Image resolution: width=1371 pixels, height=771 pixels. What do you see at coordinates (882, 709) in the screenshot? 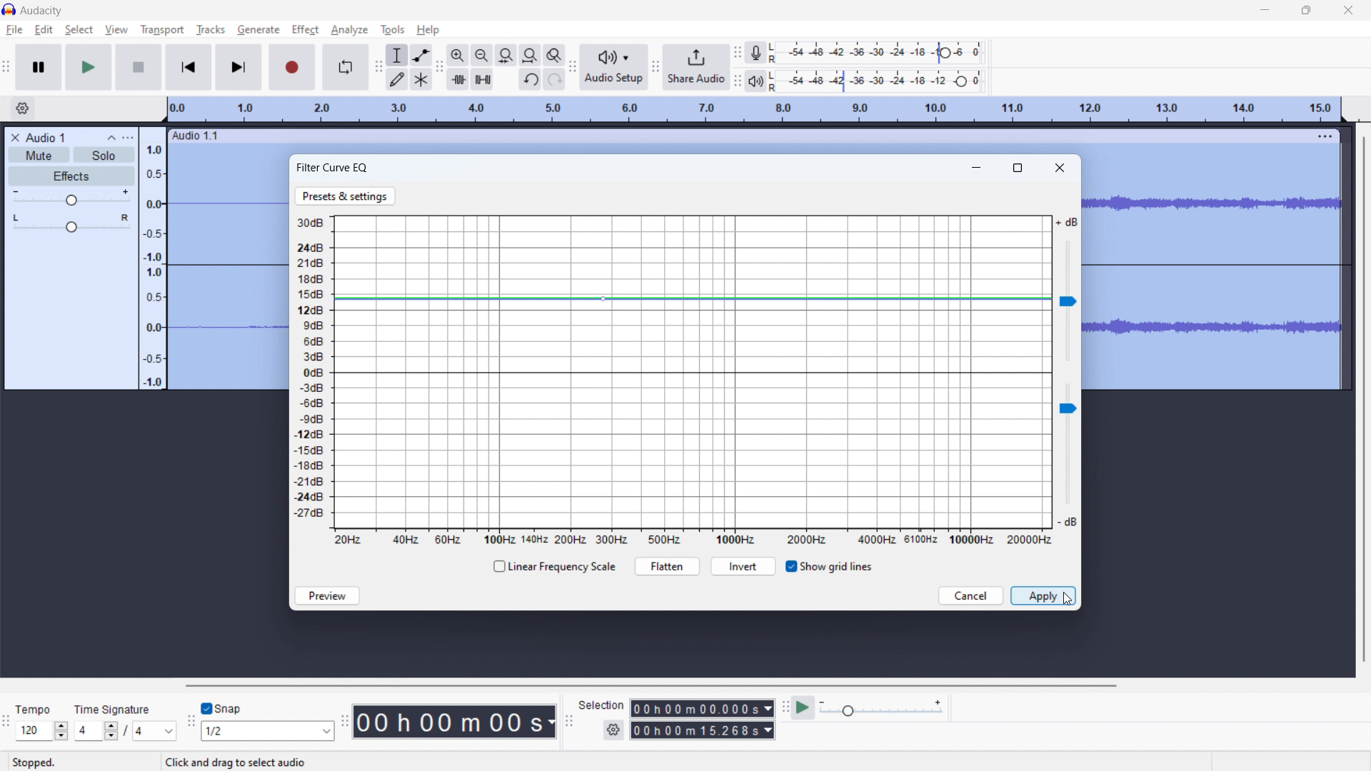
I see `playback speed` at bounding box center [882, 709].